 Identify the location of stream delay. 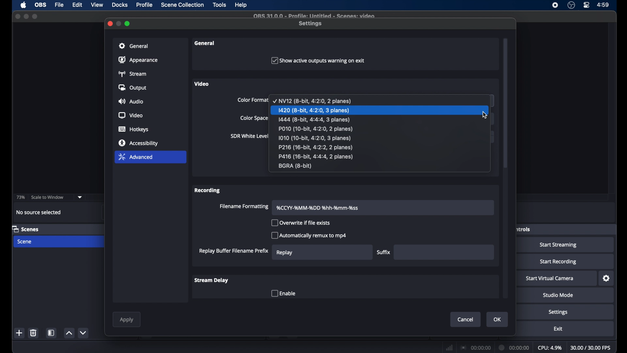
(211, 280).